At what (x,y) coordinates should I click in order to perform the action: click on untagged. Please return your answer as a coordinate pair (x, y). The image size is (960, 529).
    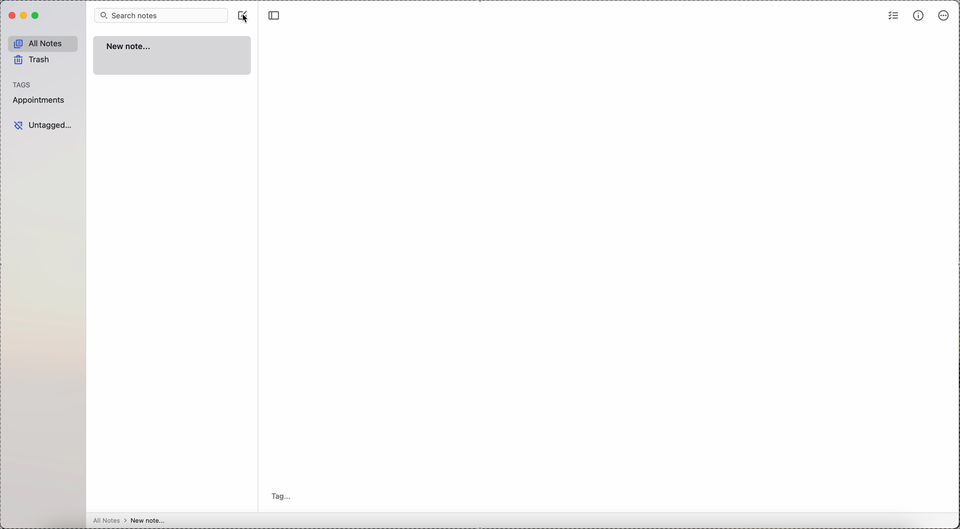
    Looking at the image, I should click on (44, 125).